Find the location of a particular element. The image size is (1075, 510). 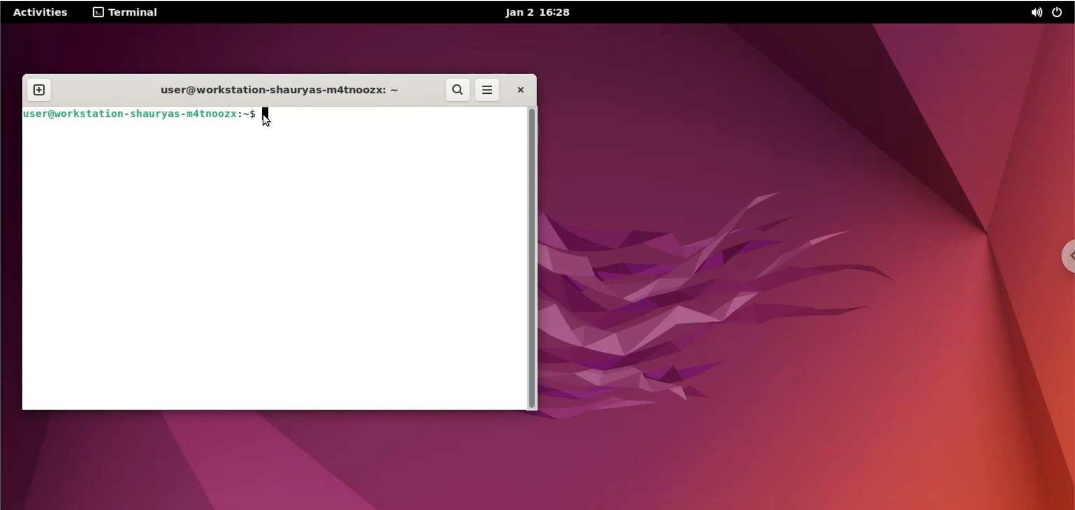

user@workstation-shauryas-m4tnoozx: ~ is located at coordinates (278, 89).